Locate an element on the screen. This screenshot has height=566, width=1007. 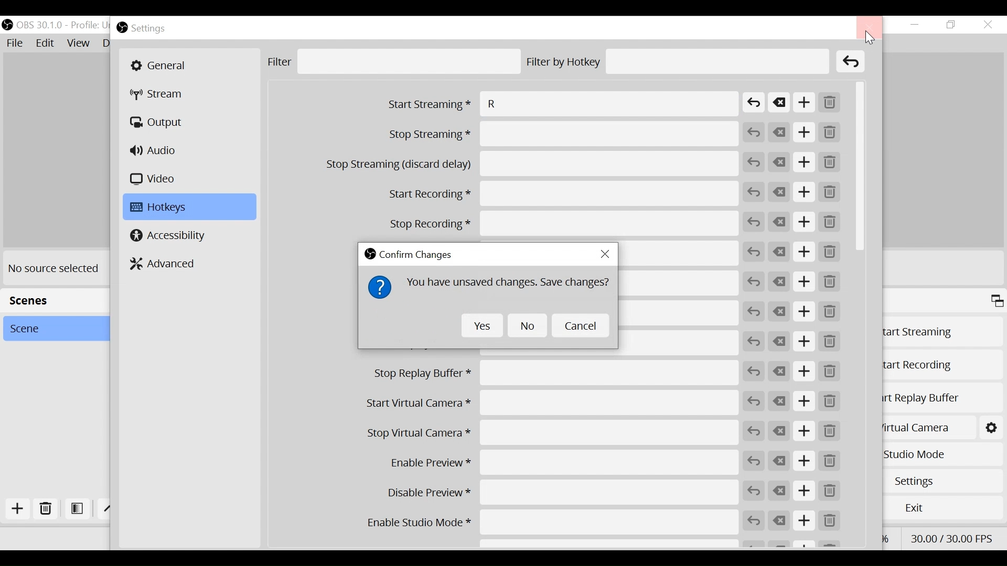
Clear is located at coordinates (780, 281).